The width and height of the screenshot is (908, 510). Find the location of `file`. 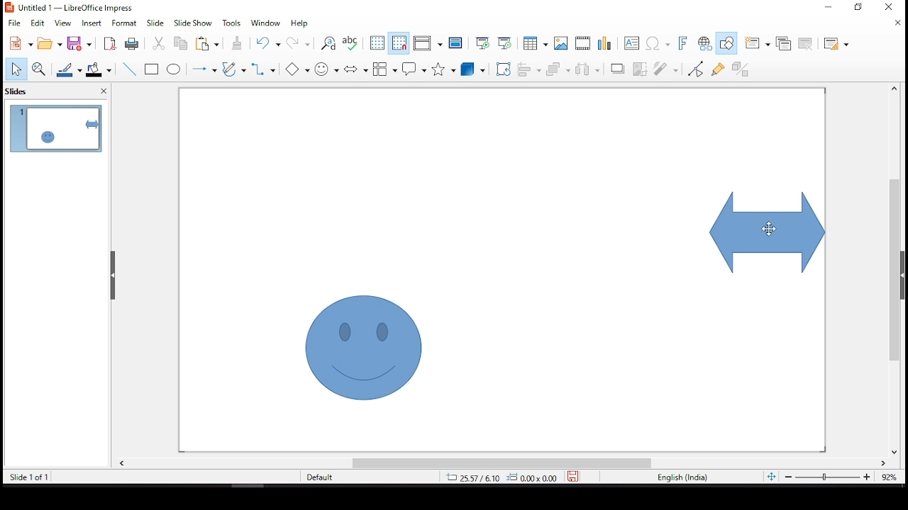

file is located at coordinates (14, 22).